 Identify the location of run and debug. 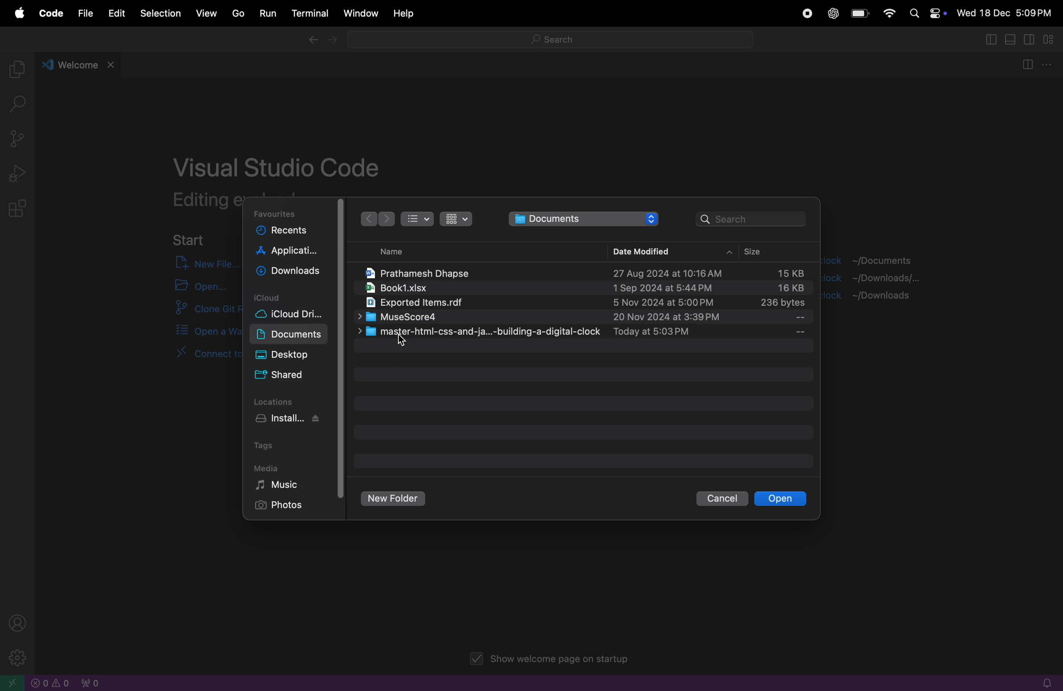
(18, 173).